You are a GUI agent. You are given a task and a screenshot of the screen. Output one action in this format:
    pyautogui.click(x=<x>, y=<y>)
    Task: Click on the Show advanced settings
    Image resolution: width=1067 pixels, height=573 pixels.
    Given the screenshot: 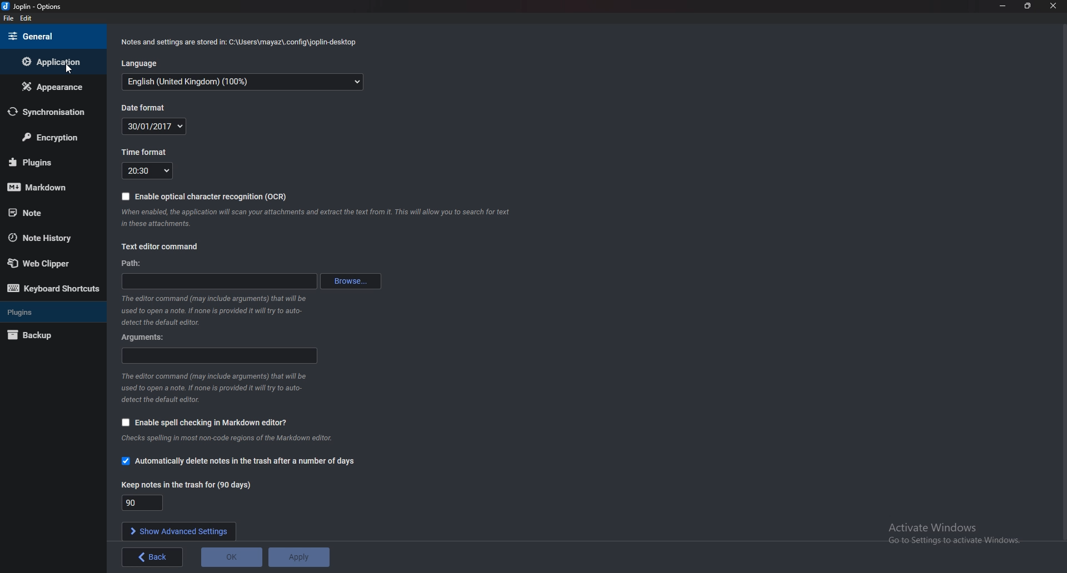 What is the action you would take?
    pyautogui.click(x=179, y=531)
    